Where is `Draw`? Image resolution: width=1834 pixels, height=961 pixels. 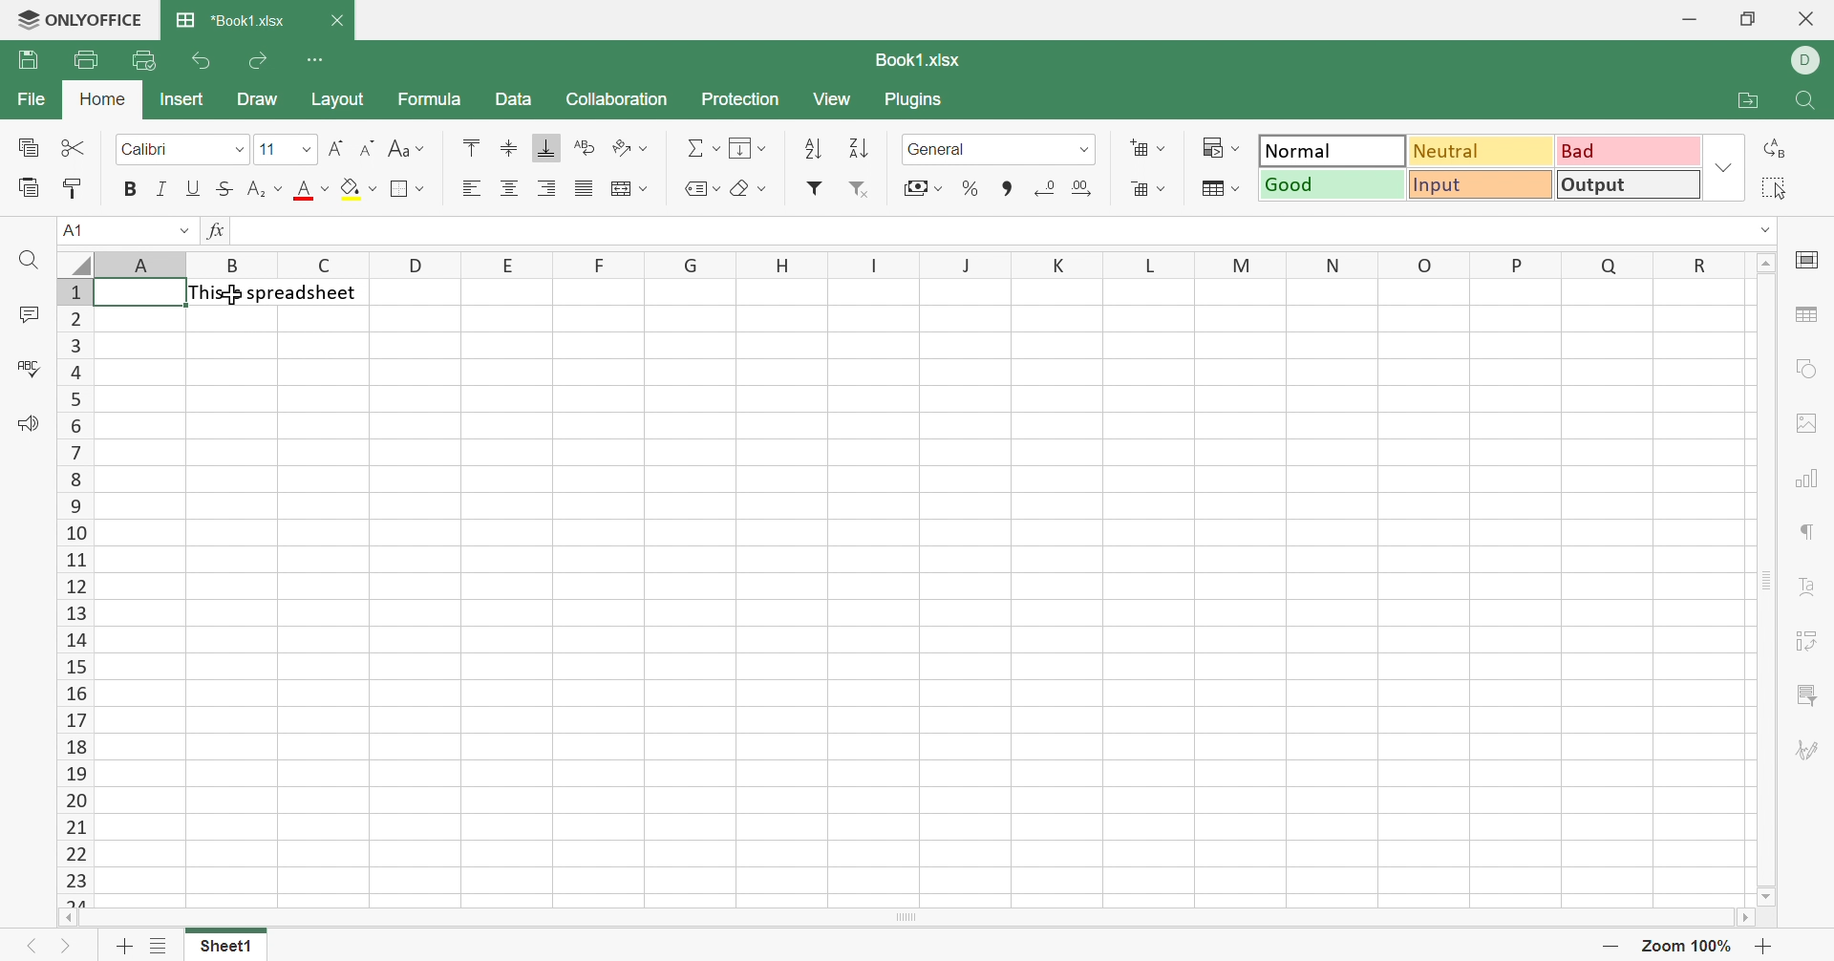
Draw is located at coordinates (256, 97).